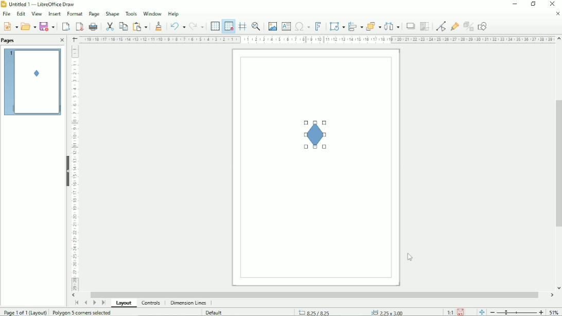 The height and width of the screenshot is (316, 562). What do you see at coordinates (392, 26) in the screenshot?
I see `Distribute` at bounding box center [392, 26].